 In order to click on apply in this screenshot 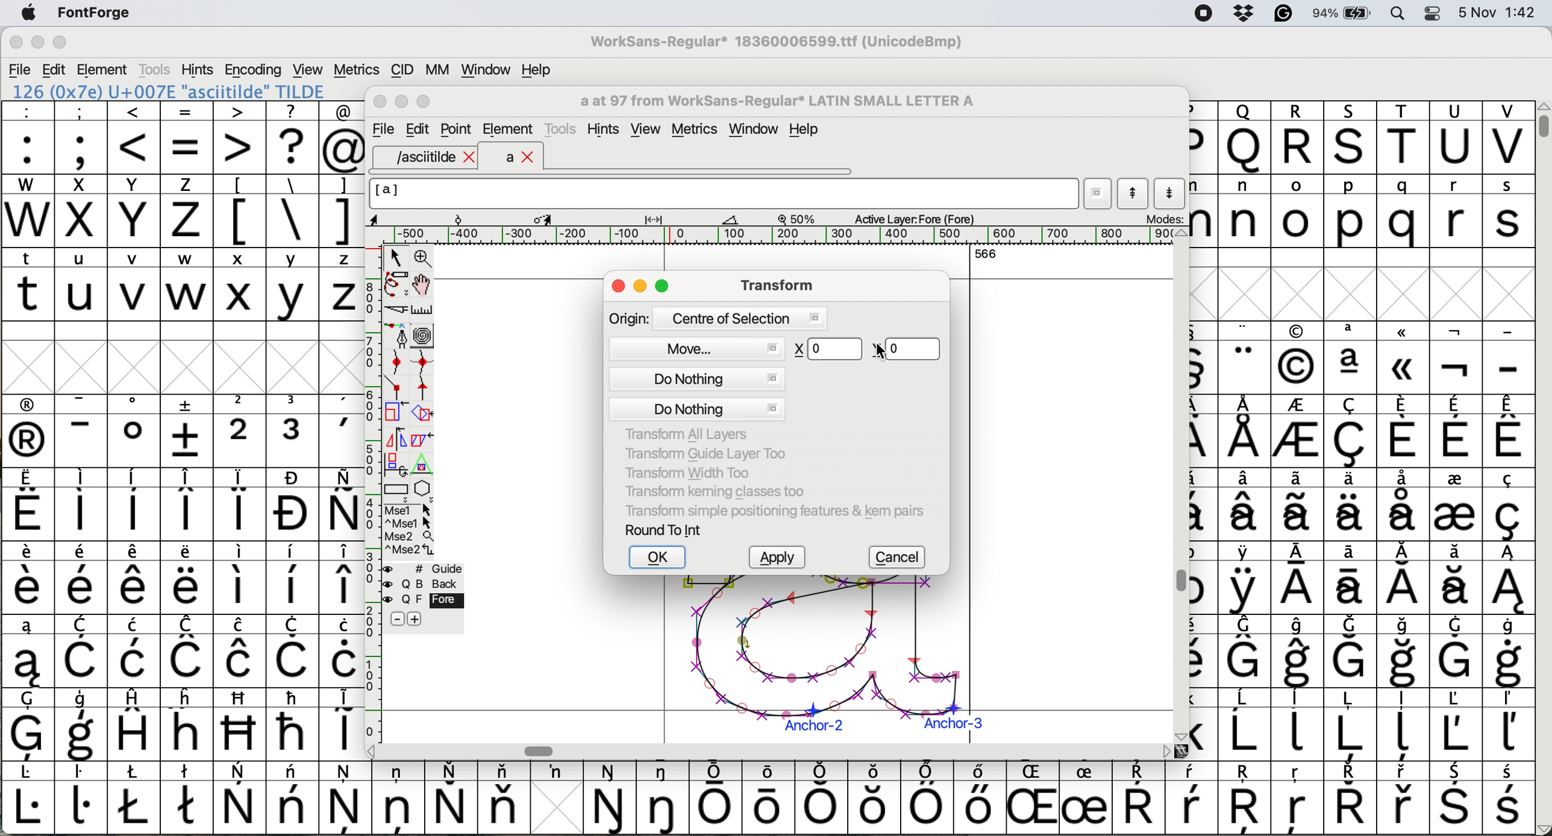, I will do `click(781, 558)`.